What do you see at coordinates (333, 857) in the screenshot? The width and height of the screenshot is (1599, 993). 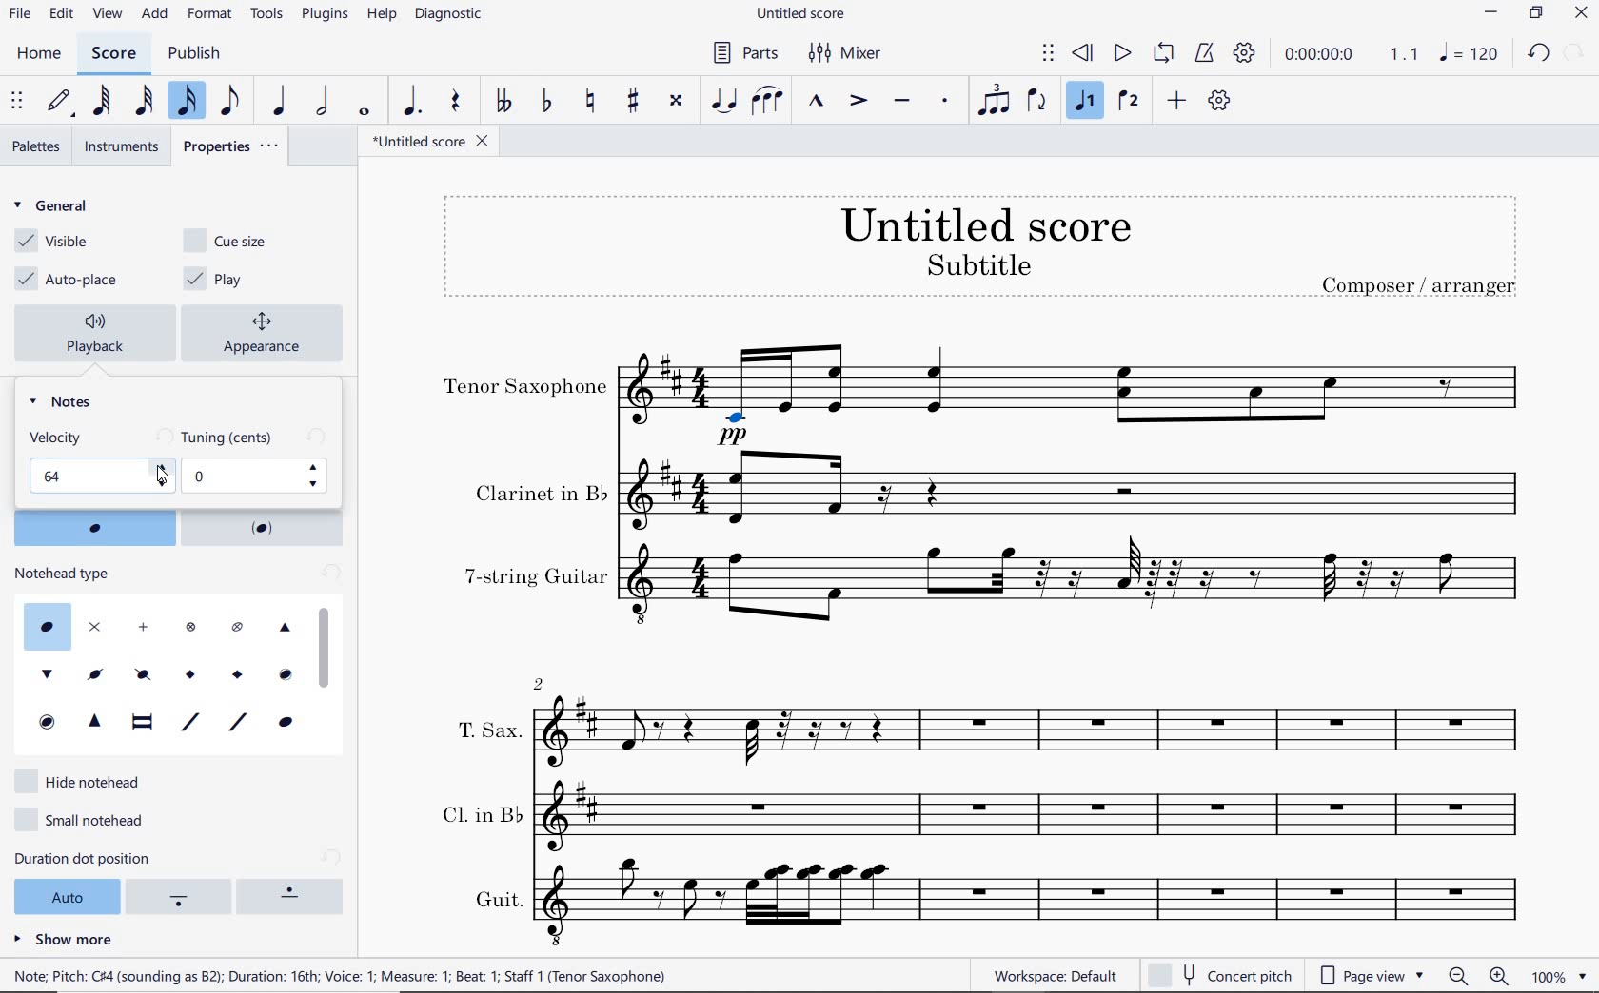 I see `reset` at bounding box center [333, 857].